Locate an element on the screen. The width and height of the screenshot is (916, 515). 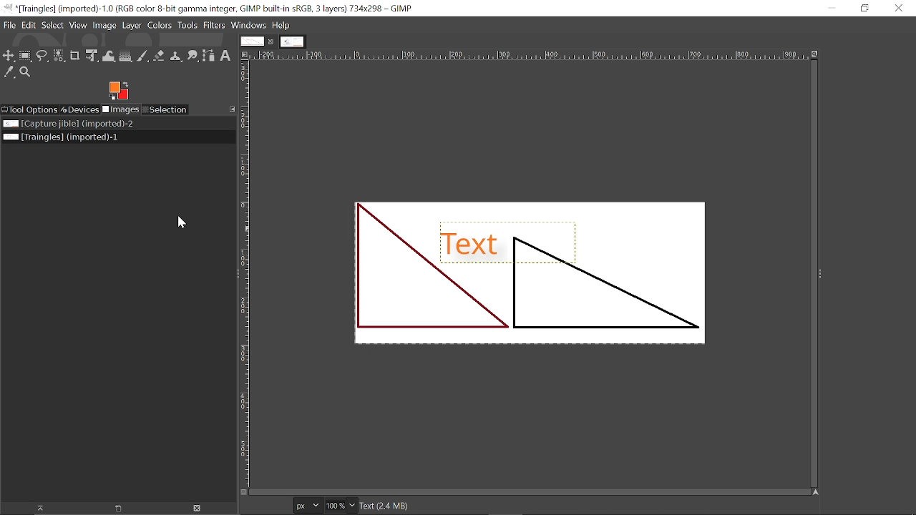
Navigate this window is located at coordinates (814, 493).